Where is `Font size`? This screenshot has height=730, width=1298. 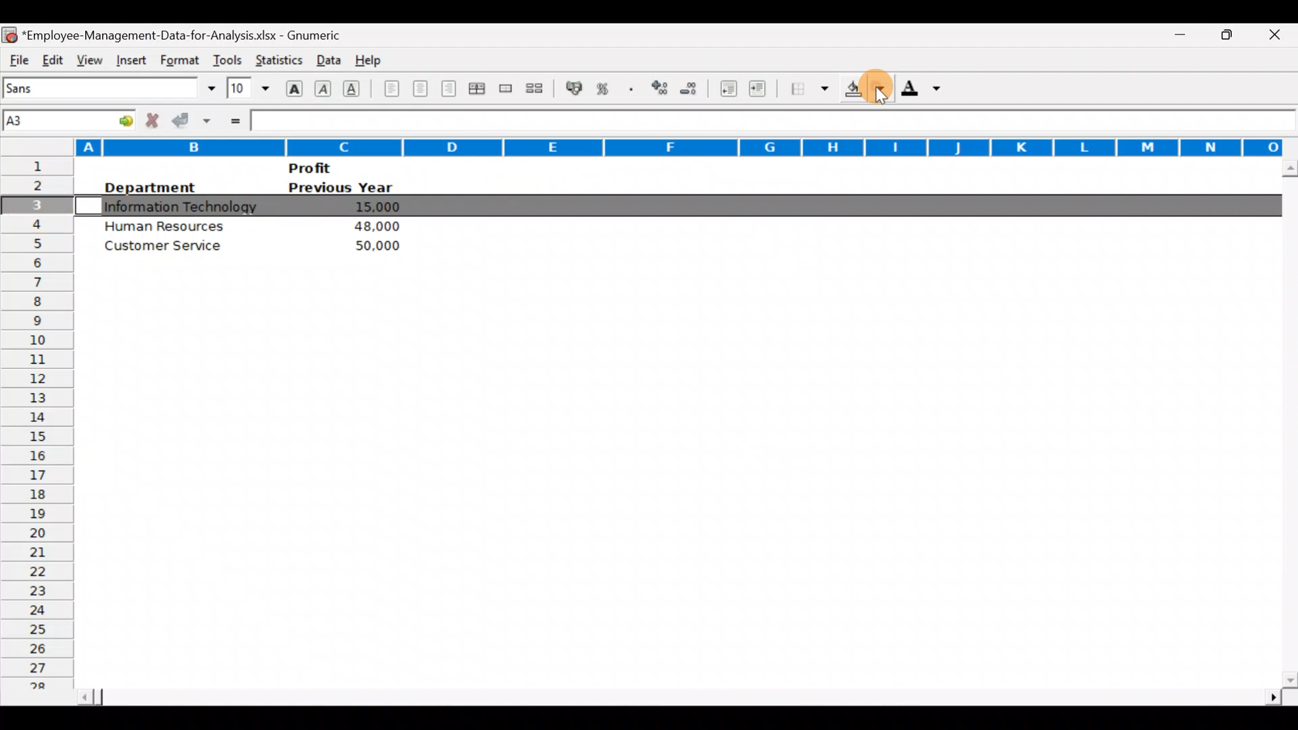
Font size is located at coordinates (248, 88).